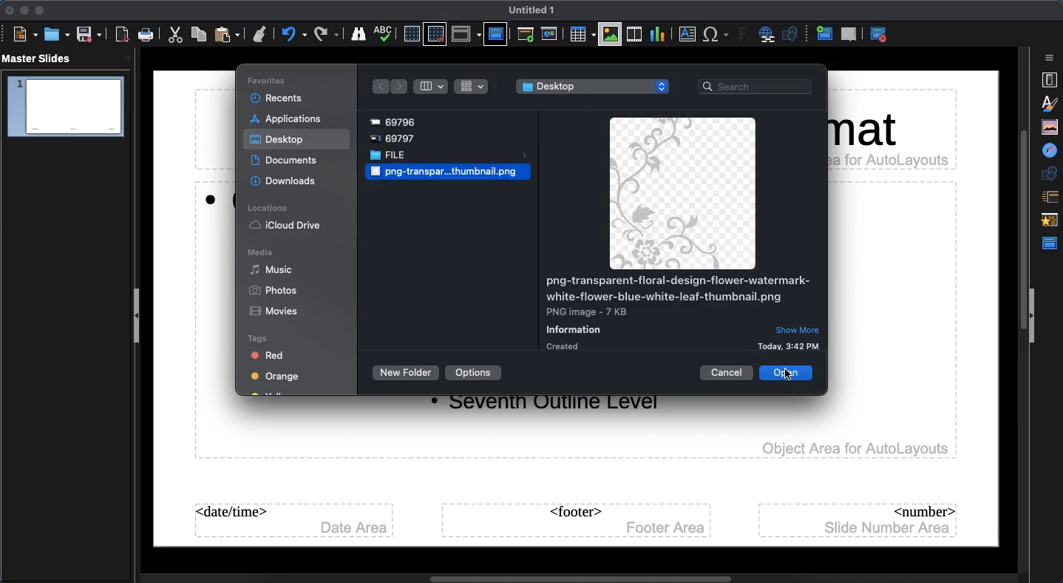 The height and width of the screenshot is (583, 1063). I want to click on Back, so click(378, 87).